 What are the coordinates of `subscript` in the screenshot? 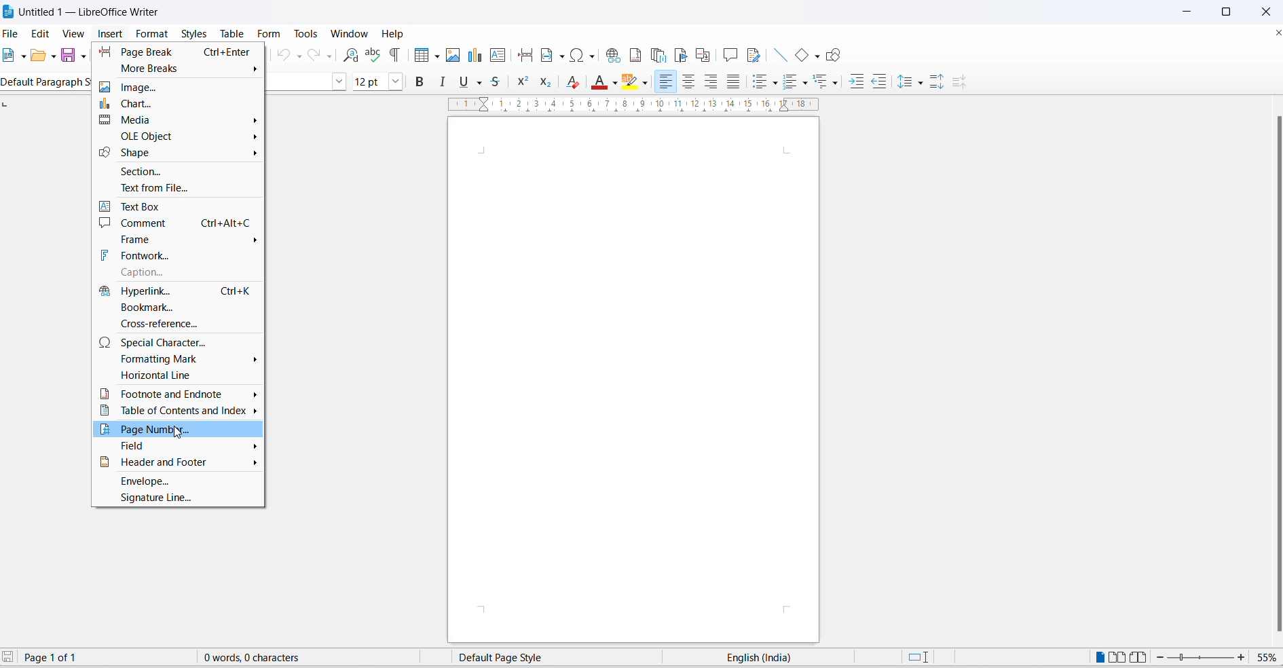 It's located at (548, 82).